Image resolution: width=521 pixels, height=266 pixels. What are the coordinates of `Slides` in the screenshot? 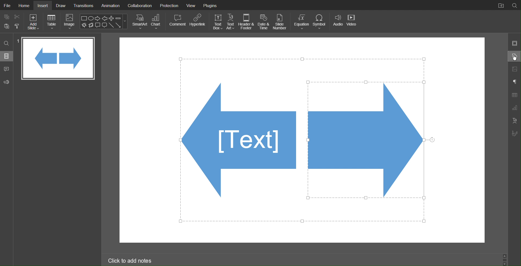 It's located at (7, 57).